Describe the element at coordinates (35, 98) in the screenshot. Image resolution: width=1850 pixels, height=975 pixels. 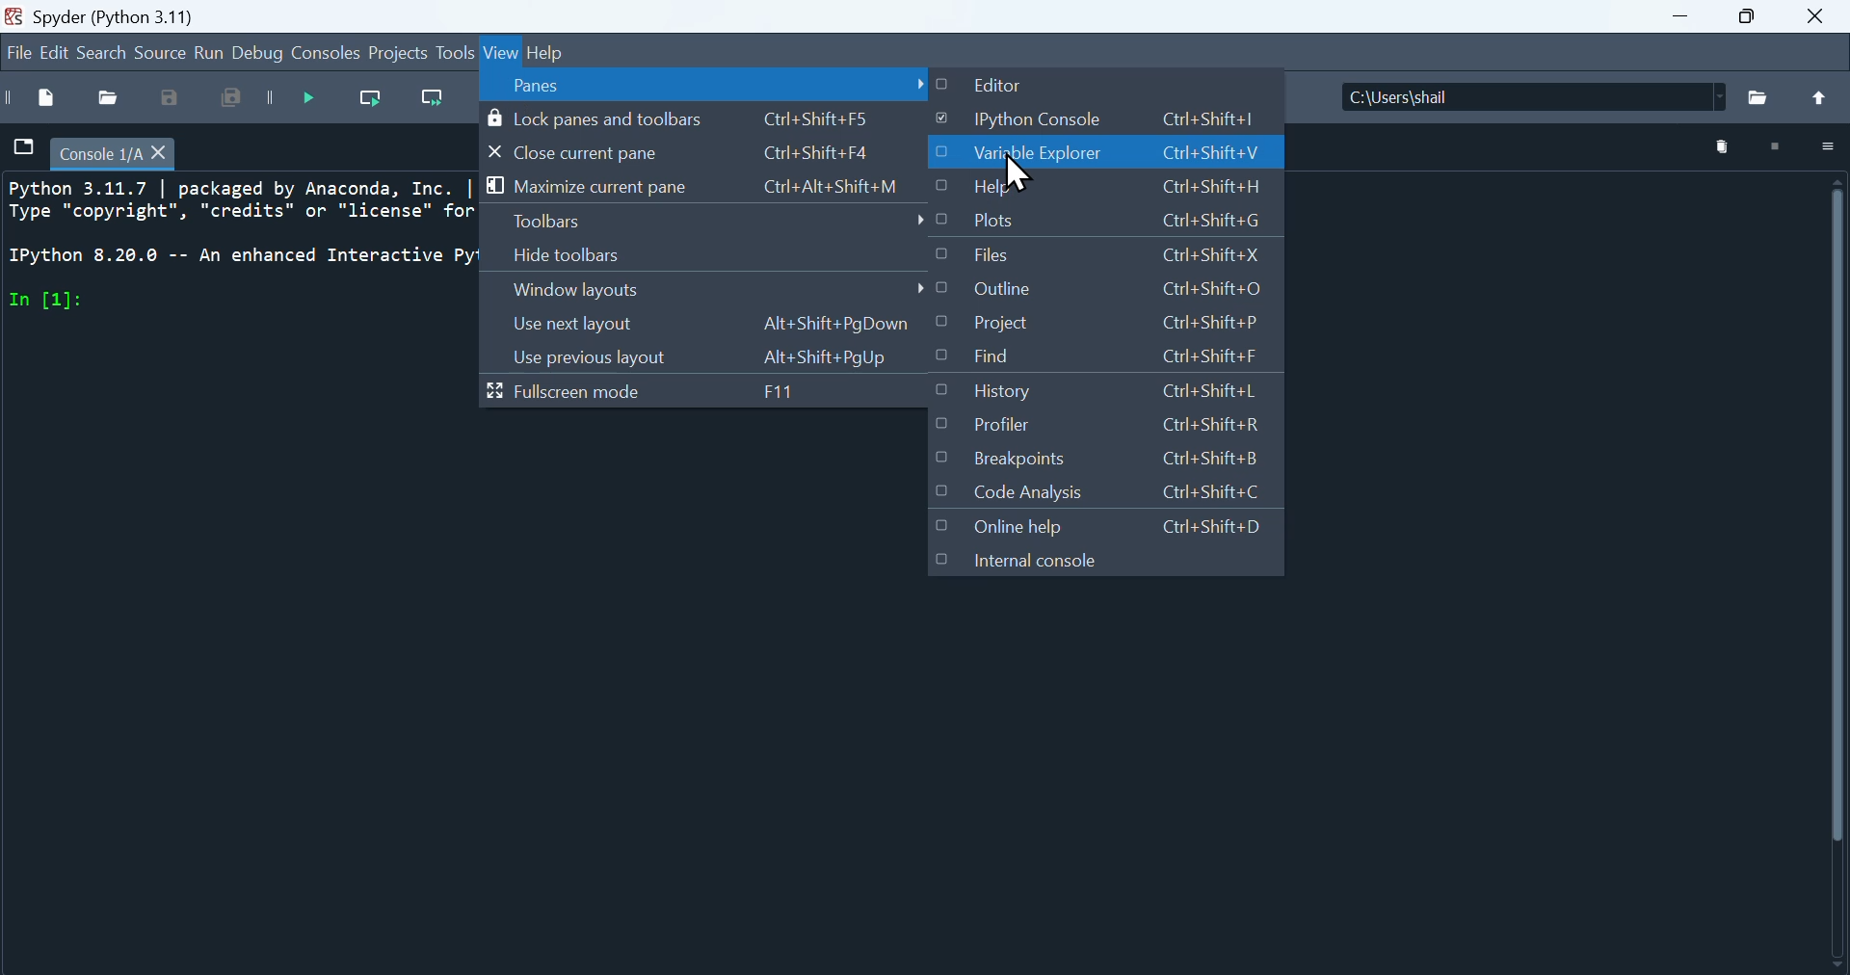
I see `New file` at that location.